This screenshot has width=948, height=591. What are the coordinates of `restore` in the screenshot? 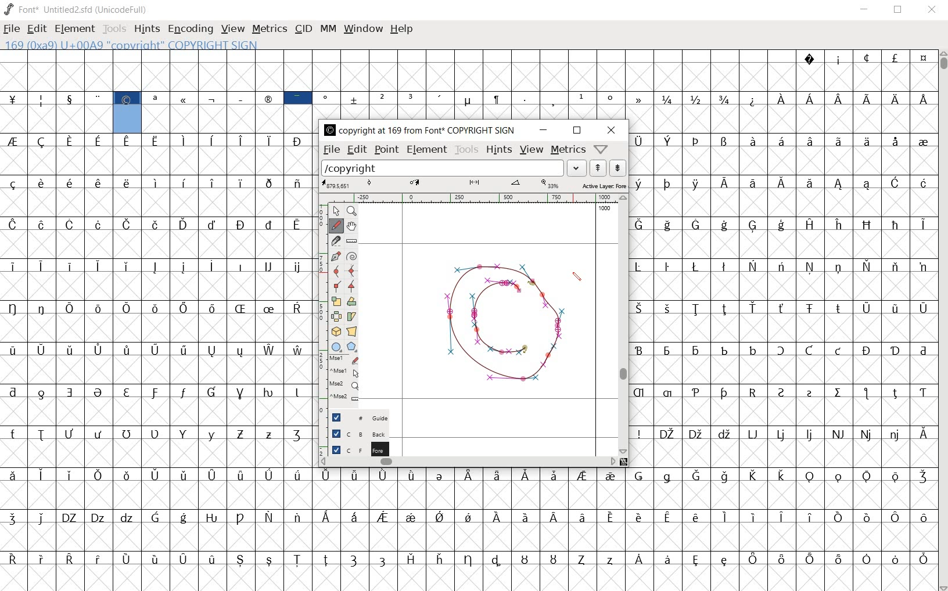 It's located at (577, 131).